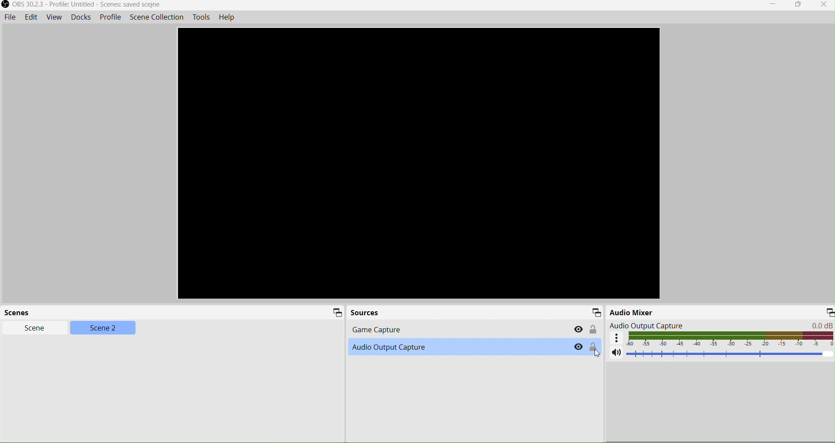 The height and width of the screenshot is (443, 835). I want to click on Audio Capture, so click(455, 347).